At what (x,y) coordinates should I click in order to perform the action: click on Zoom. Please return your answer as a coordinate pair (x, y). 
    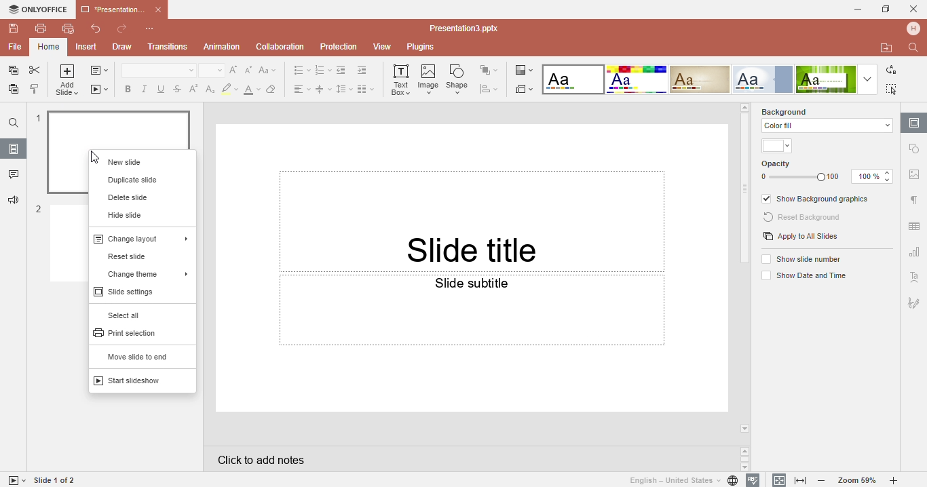
    Looking at the image, I should click on (858, 480).